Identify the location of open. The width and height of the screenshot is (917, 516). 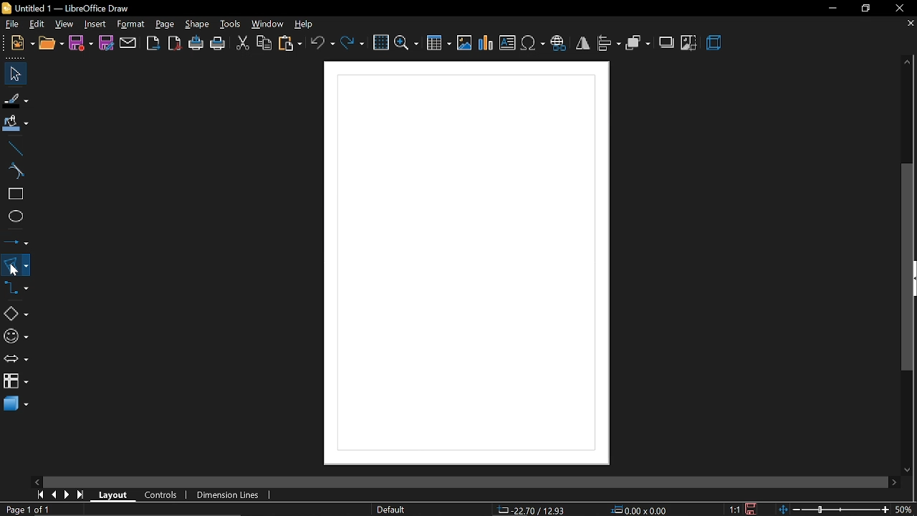
(50, 44).